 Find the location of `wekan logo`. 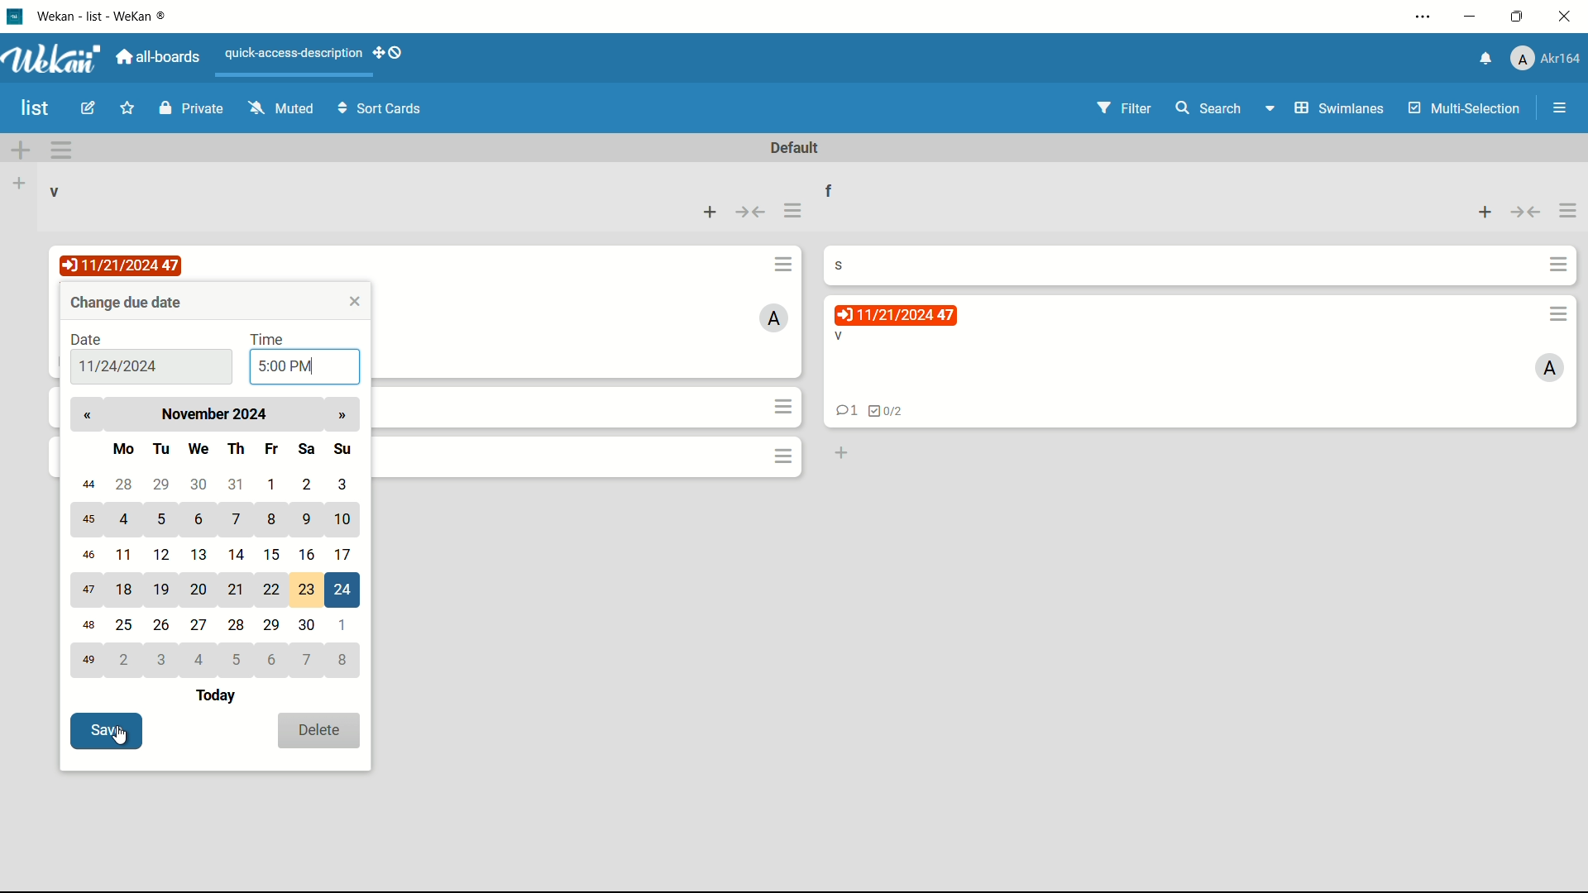

wekan logo is located at coordinates (56, 59).